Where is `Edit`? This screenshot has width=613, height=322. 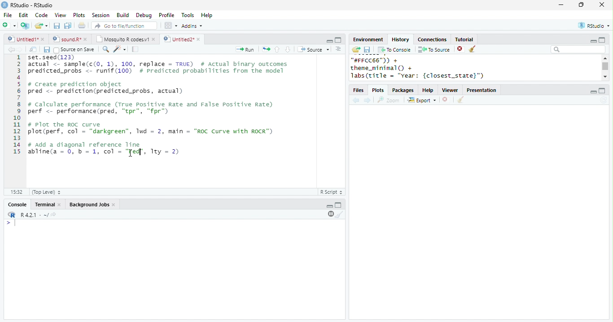 Edit is located at coordinates (23, 15).